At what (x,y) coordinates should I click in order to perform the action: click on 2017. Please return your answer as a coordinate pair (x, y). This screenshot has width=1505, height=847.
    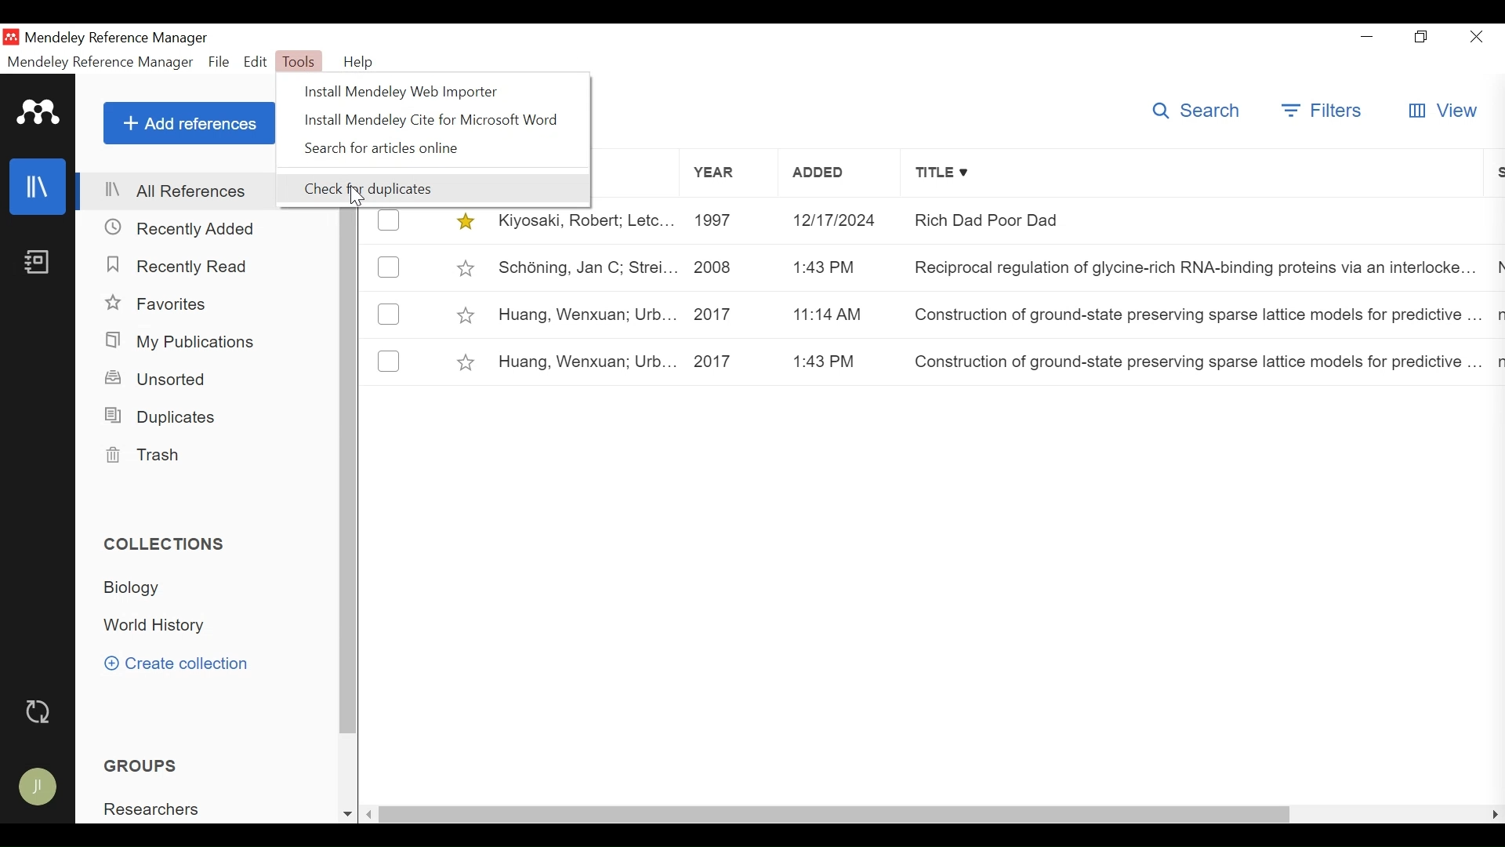
    Looking at the image, I should click on (731, 316).